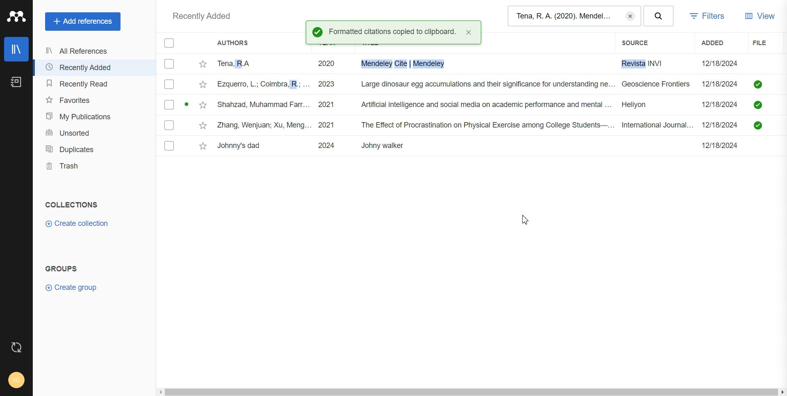 The height and width of the screenshot is (396, 787). What do you see at coordinates (203, 105) in the screenshot?
I see `Star` at bounding box center [203, 105].